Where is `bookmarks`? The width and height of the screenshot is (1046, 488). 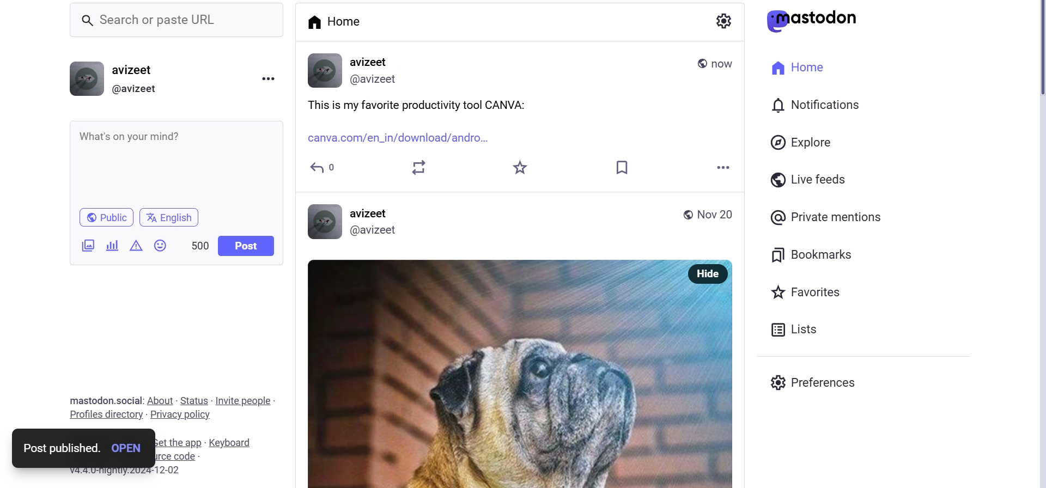
bookmarks is located at coordinates (810, 255).